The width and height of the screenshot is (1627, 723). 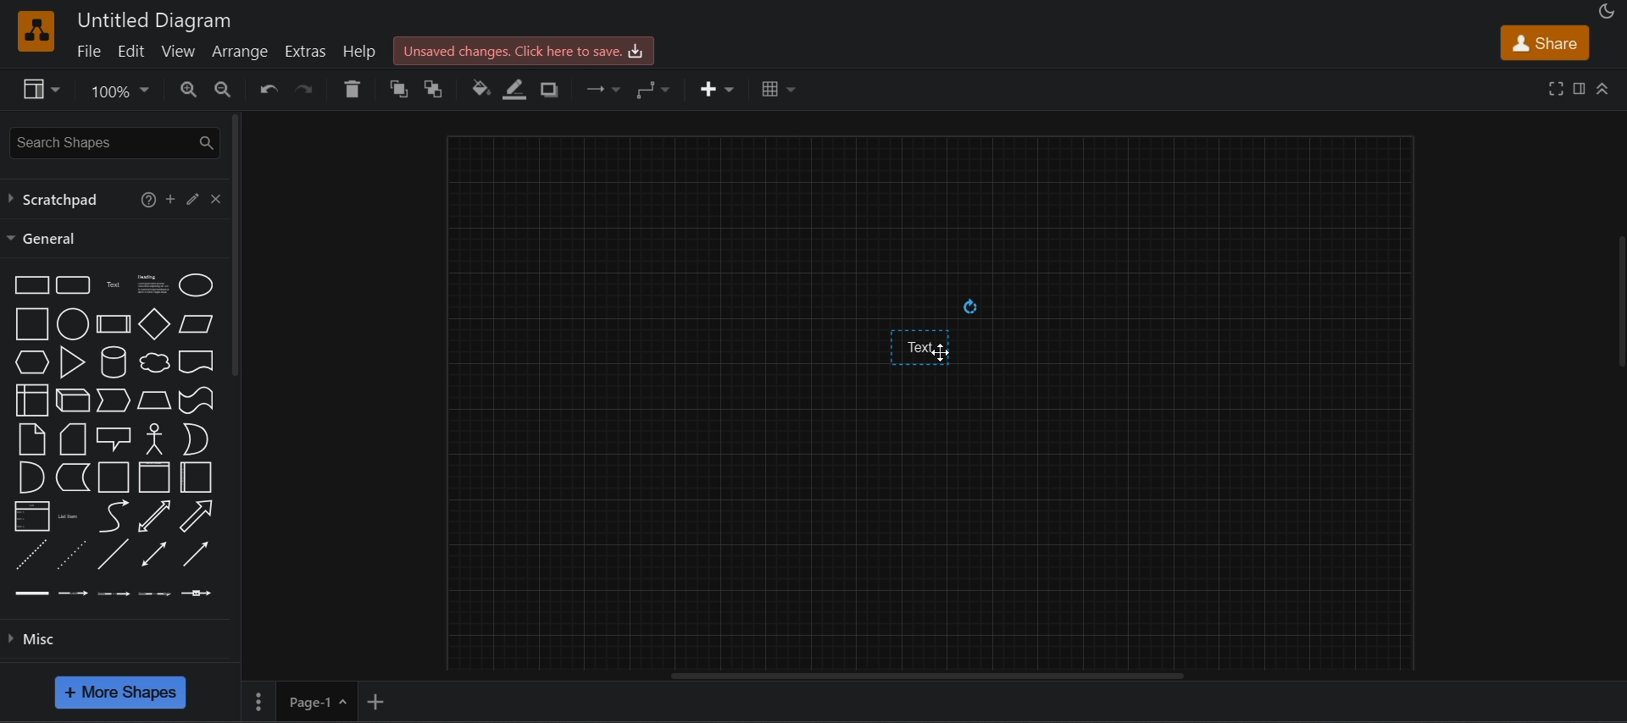 What do you see at coordinates (941, 353) in the screenshot?
I see `Cursor` at bounding box center [941, 353].